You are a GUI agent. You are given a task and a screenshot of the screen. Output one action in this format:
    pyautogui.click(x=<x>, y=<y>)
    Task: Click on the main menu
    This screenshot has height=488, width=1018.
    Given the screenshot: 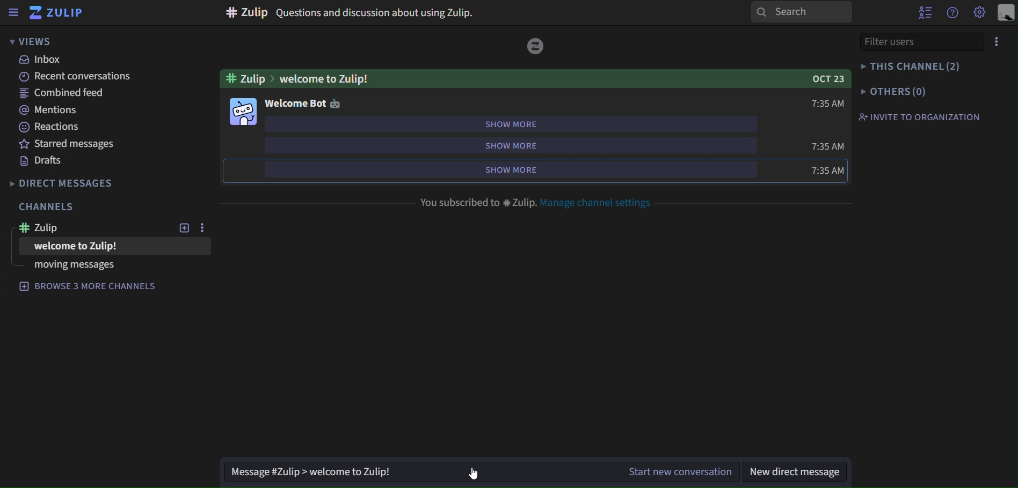 What is the action you would take?
    pyautogui.click(x=980, y=13)
    